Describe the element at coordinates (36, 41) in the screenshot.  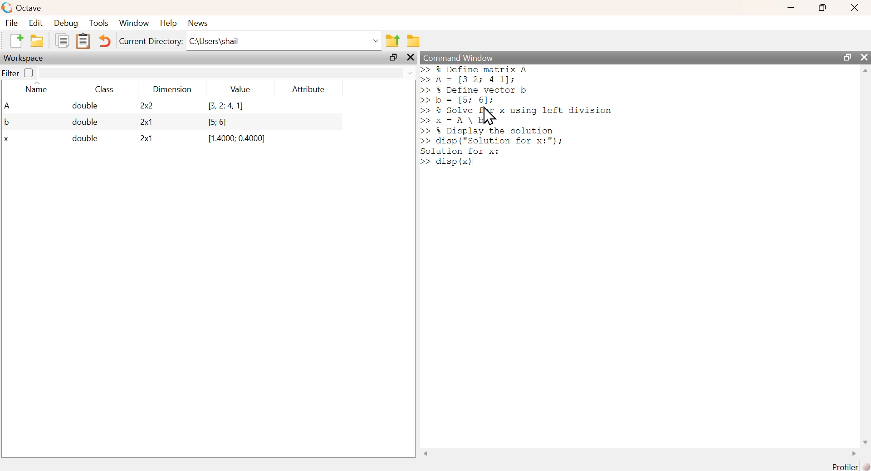
I see `open an existing file in editor` at that location.